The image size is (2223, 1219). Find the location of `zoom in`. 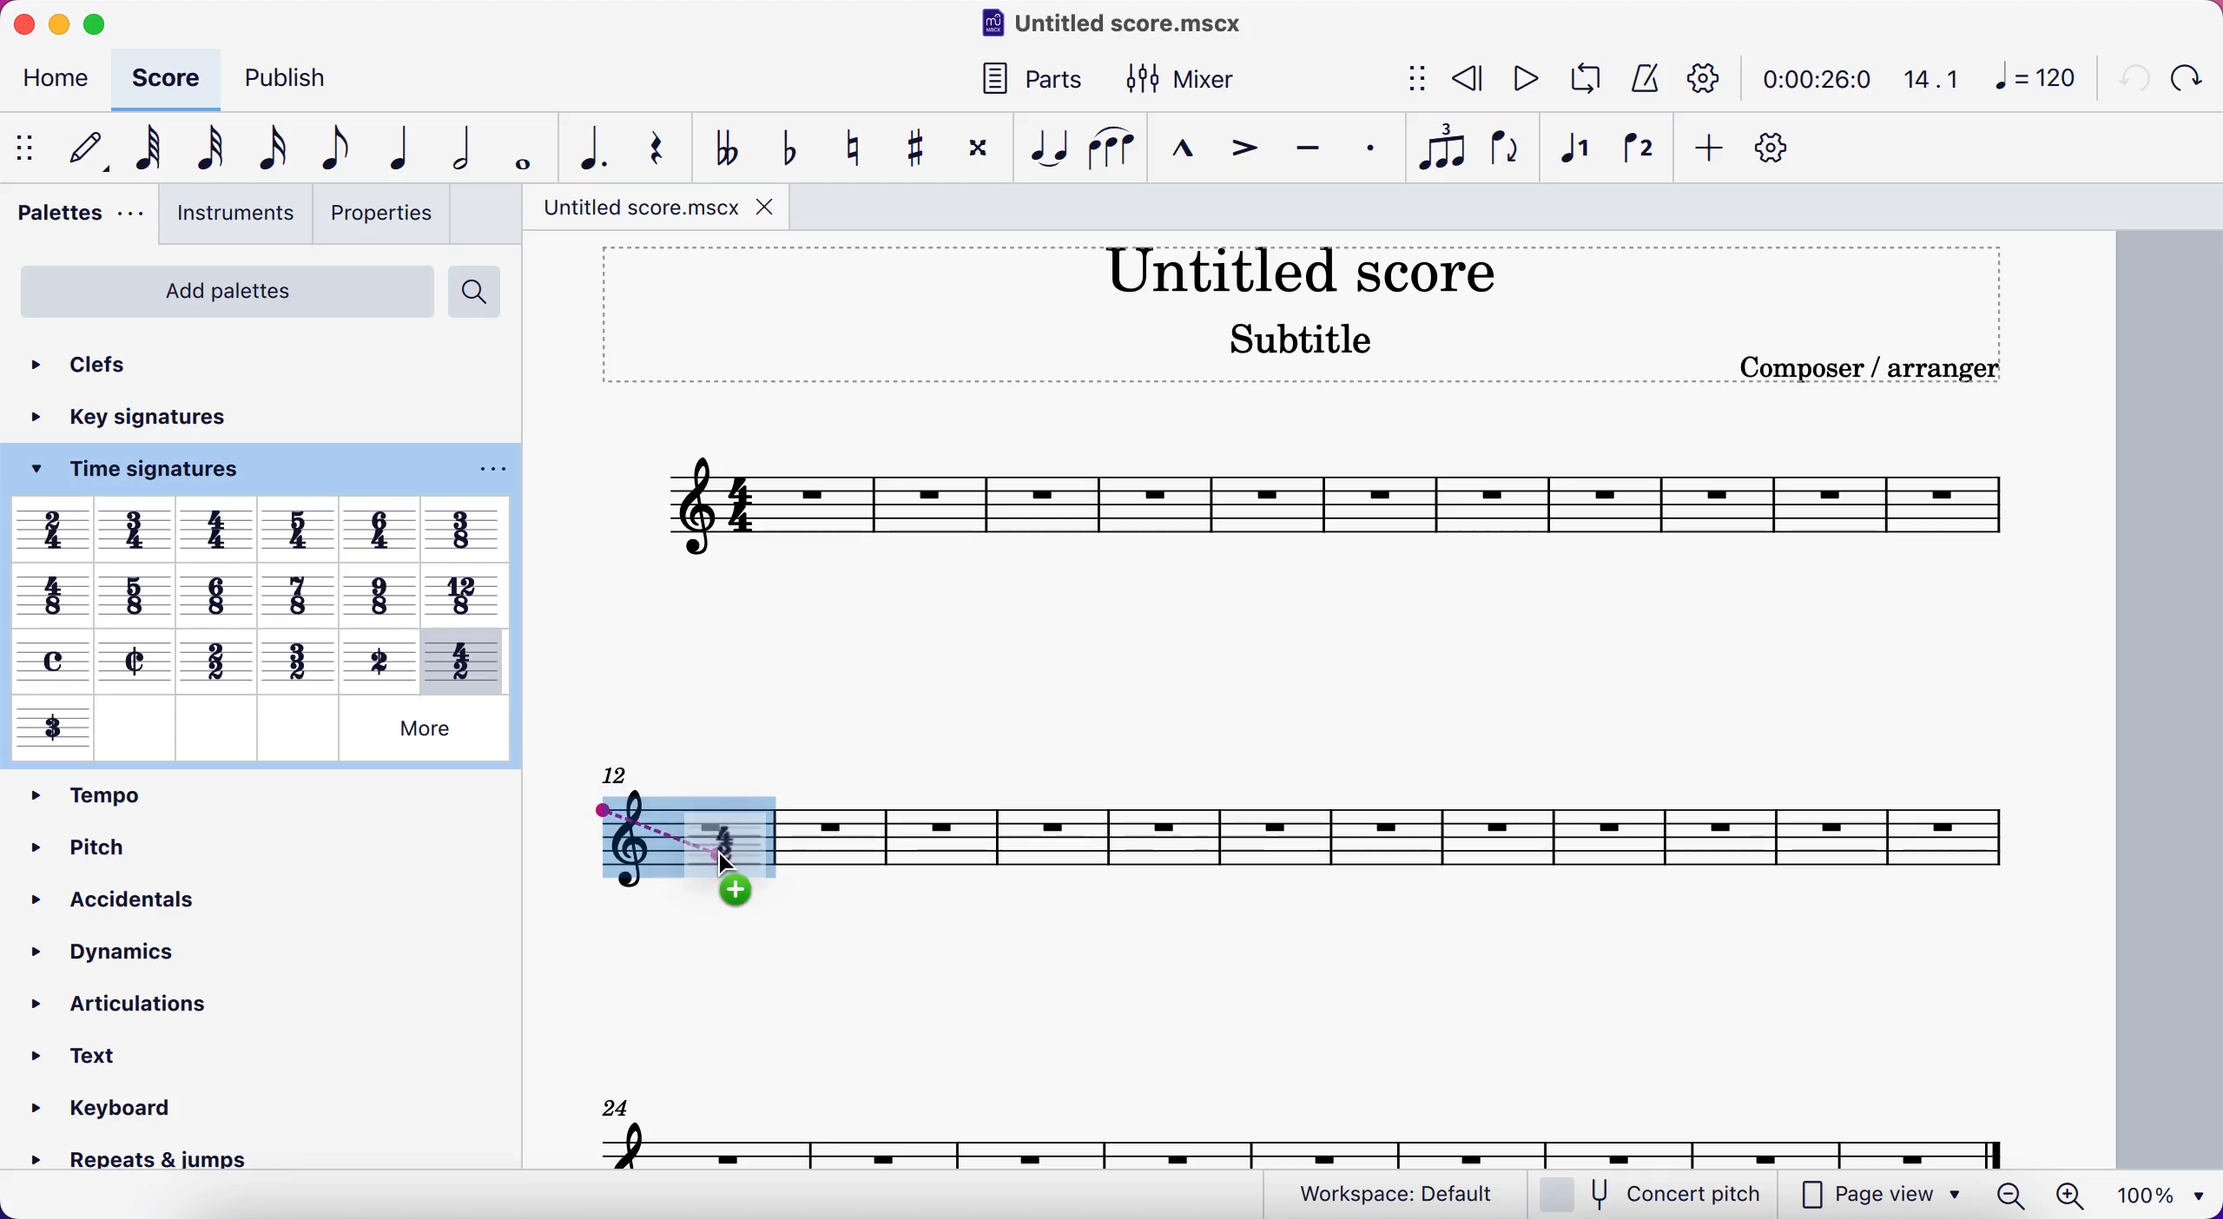

zoom in is located at coordinates (2079, 1195).